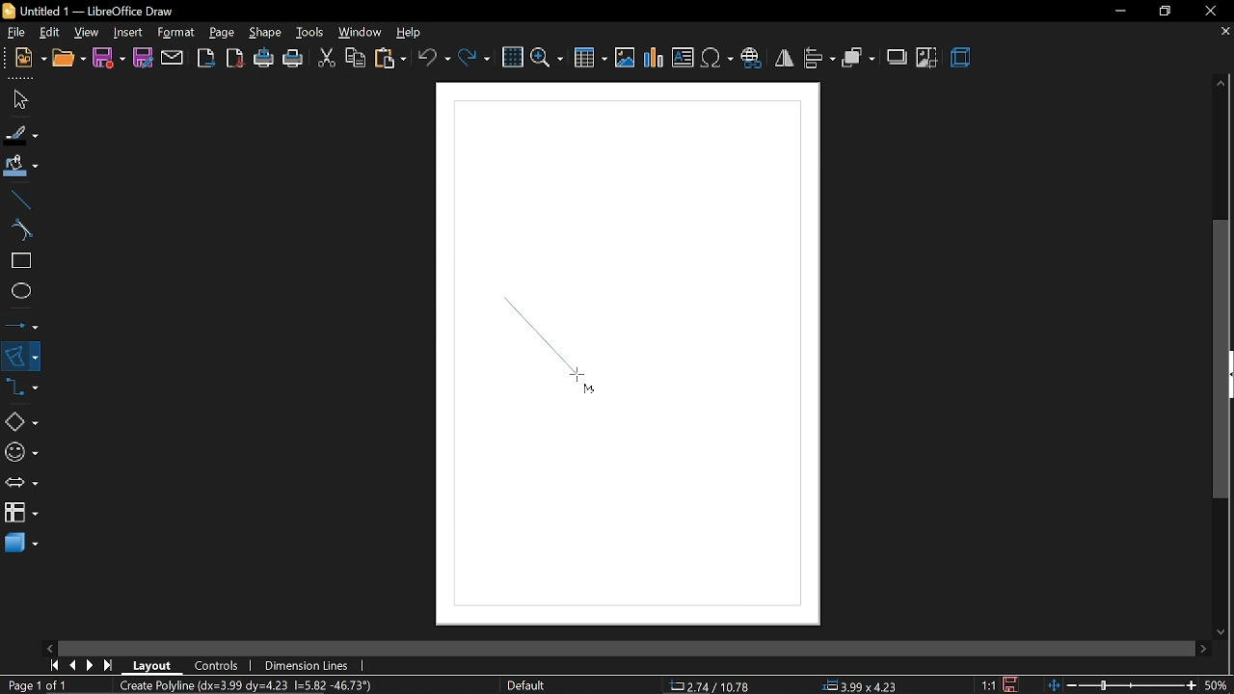 This screenshot has height=694, width=1234. I want to click on minimize, so click(1120, 12).